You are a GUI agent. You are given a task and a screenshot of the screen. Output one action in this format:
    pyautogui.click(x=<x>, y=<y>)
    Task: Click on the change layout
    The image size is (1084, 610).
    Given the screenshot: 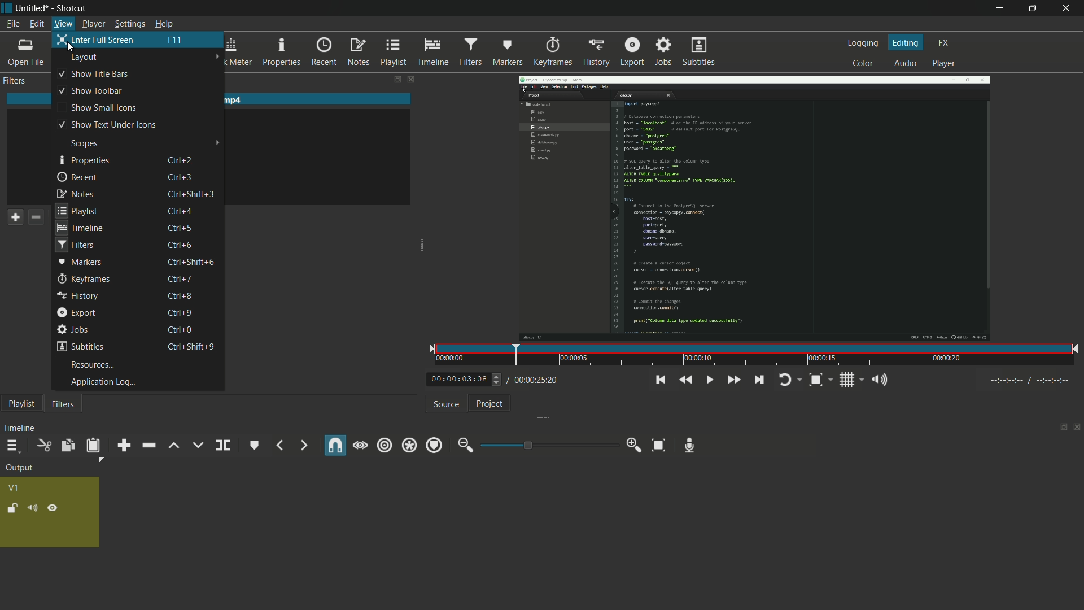 What is the action you would take?
    pyautogui.click(x=1062, y=426)
    